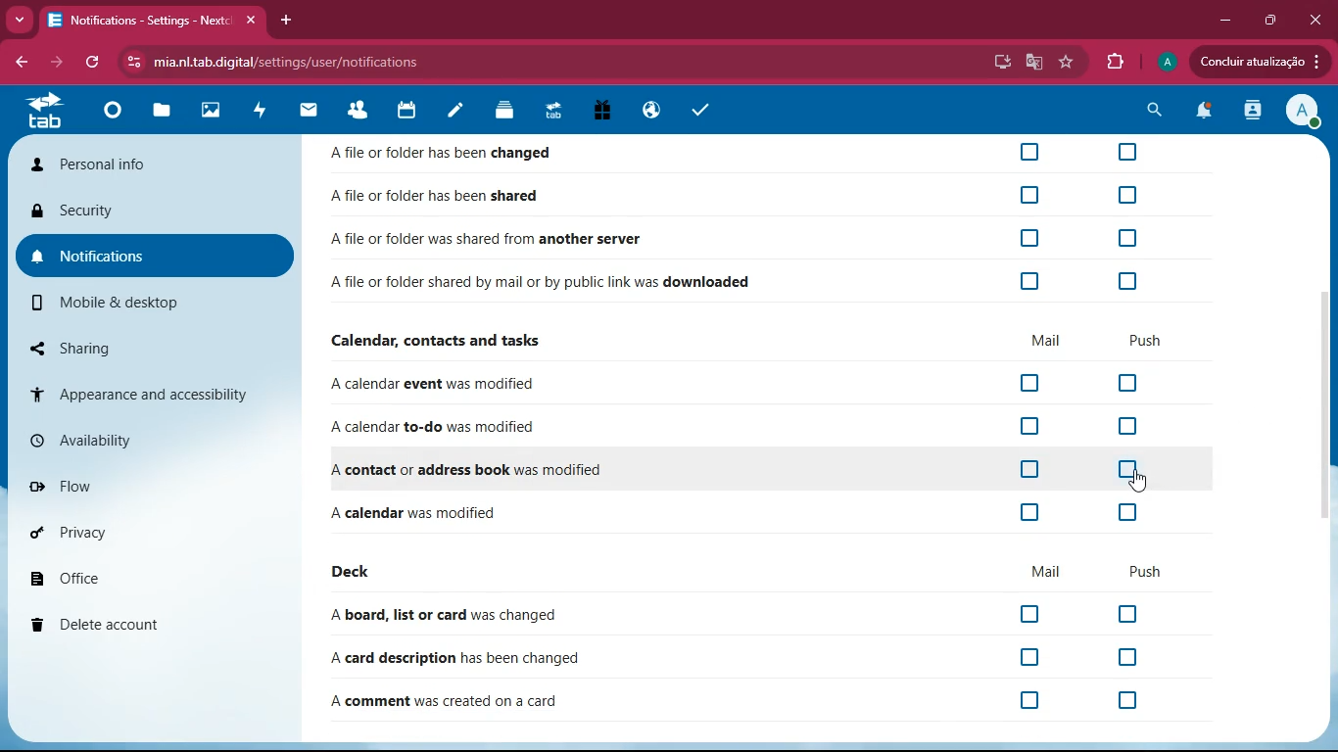 This screenshot has width=1338, height=752. I want to click on office, so click(140, 573).